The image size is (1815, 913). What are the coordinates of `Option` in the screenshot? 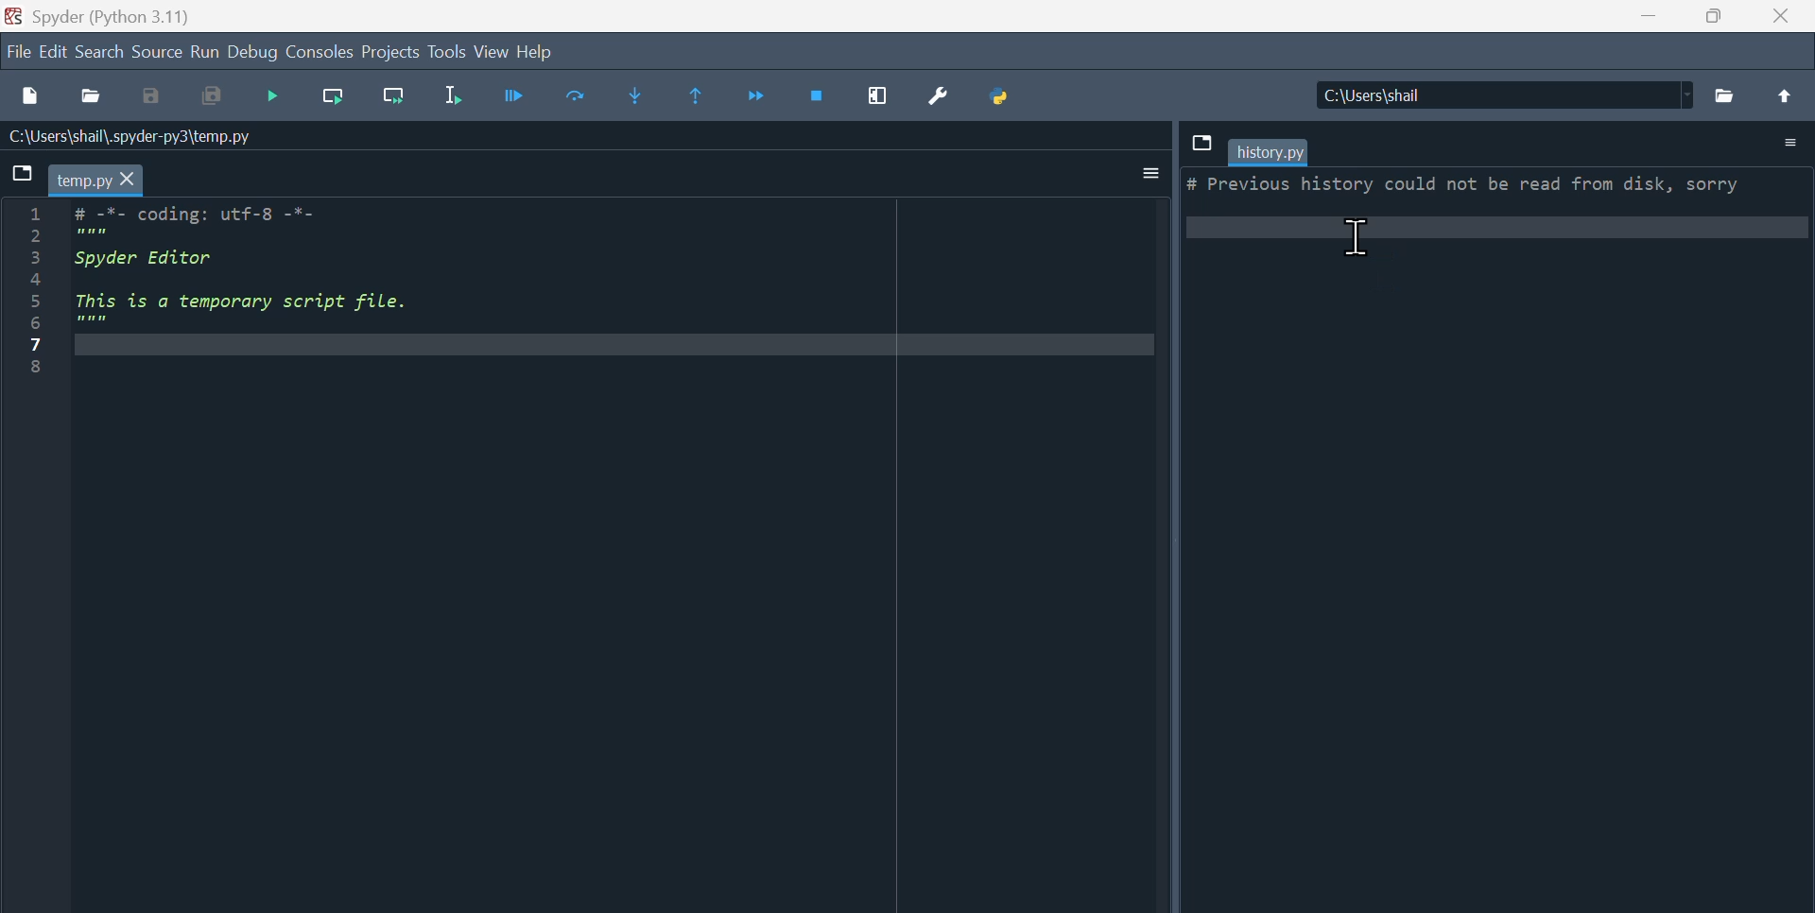 It's located at (1789, 144).